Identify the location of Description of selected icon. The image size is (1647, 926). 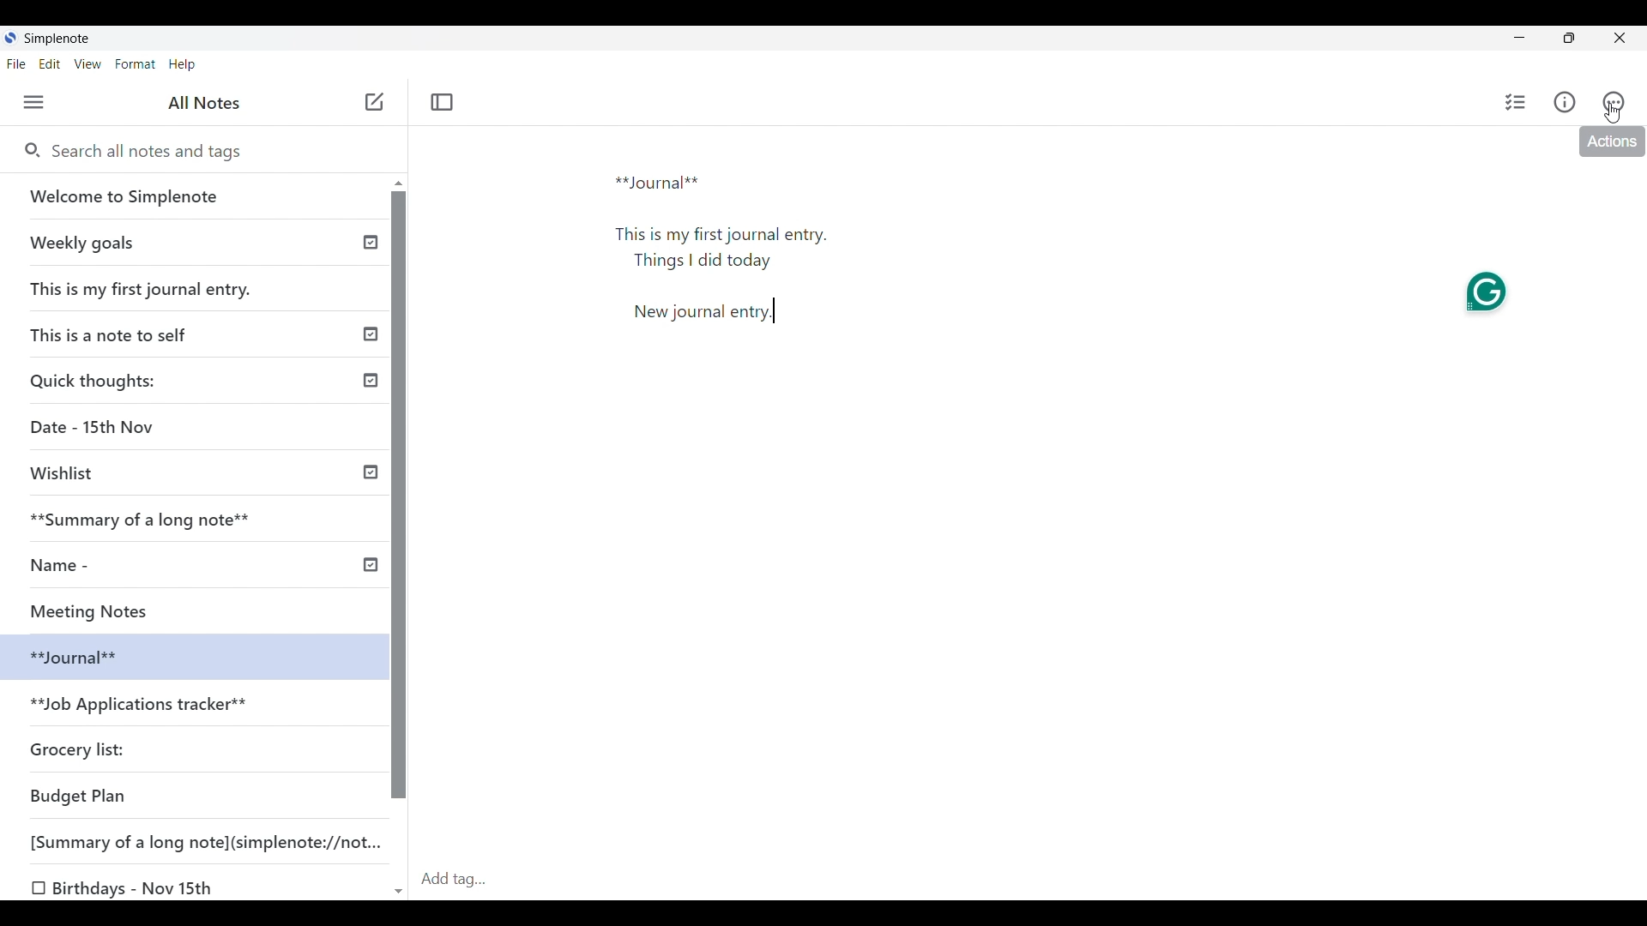
(1612, 141).